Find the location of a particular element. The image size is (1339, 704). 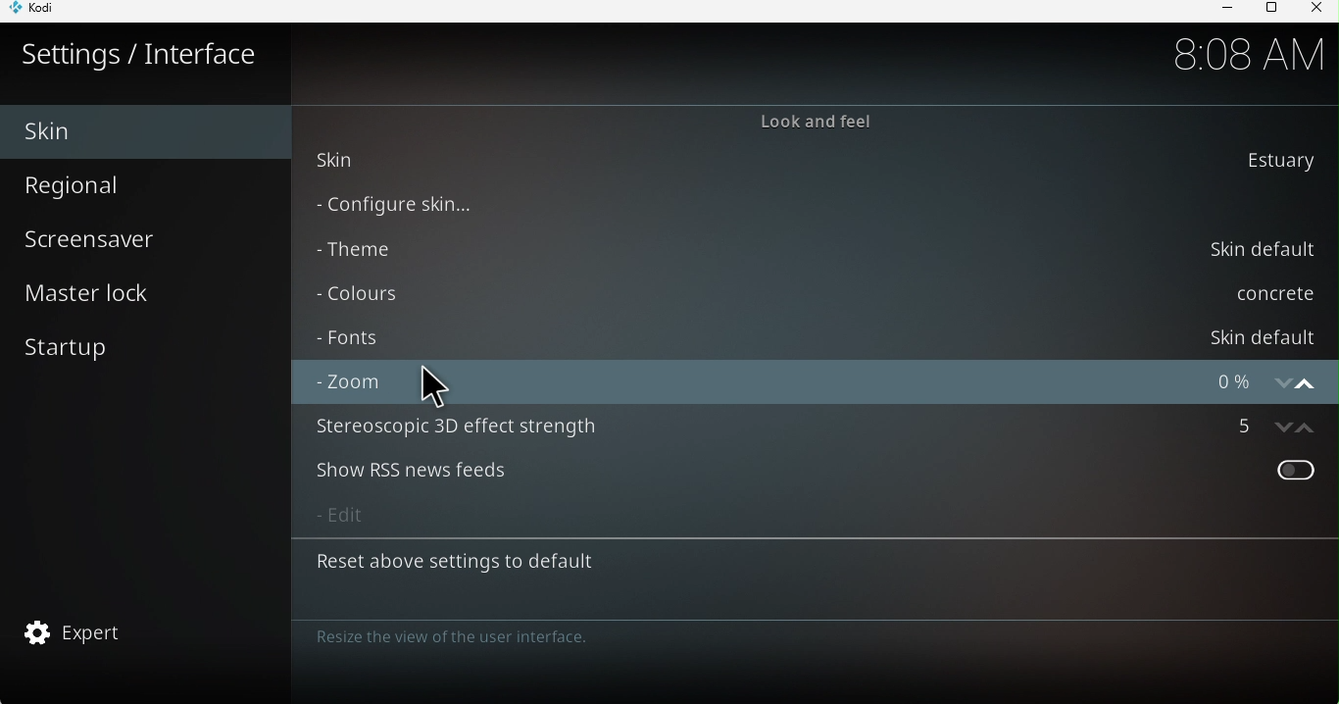

cursor is located at coordinates (433, 389).